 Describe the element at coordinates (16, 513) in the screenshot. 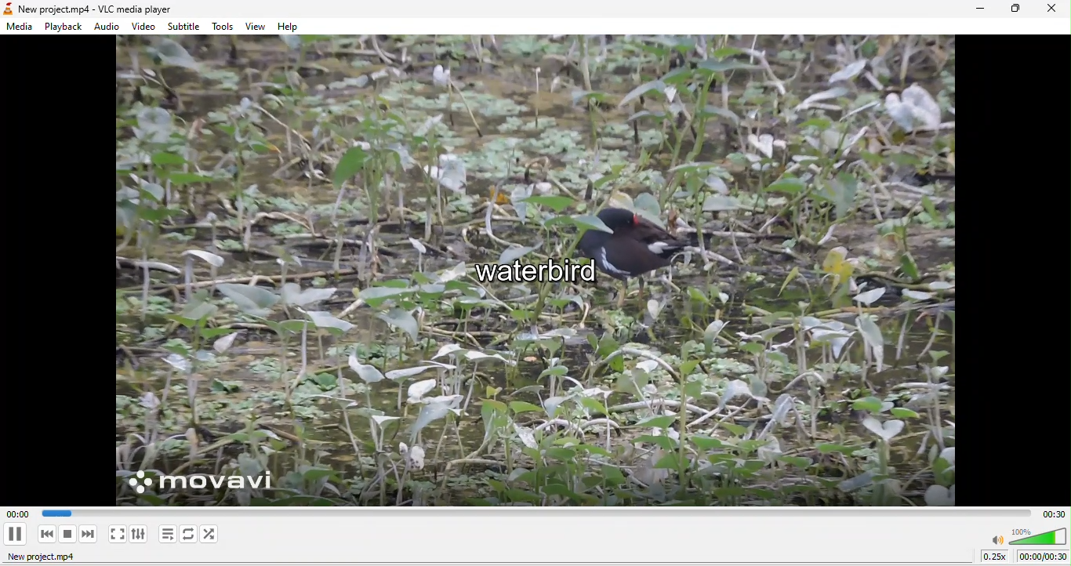

I see `elapsed time` at that location.